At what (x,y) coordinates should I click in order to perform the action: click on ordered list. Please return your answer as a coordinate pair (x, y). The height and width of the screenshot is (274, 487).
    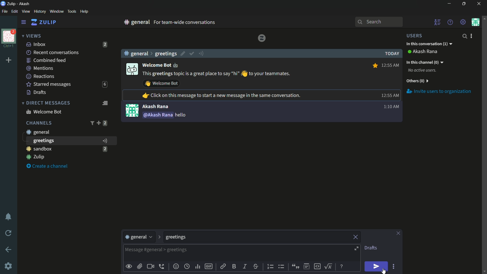
    Looking at the image, I should click on (271, 267).